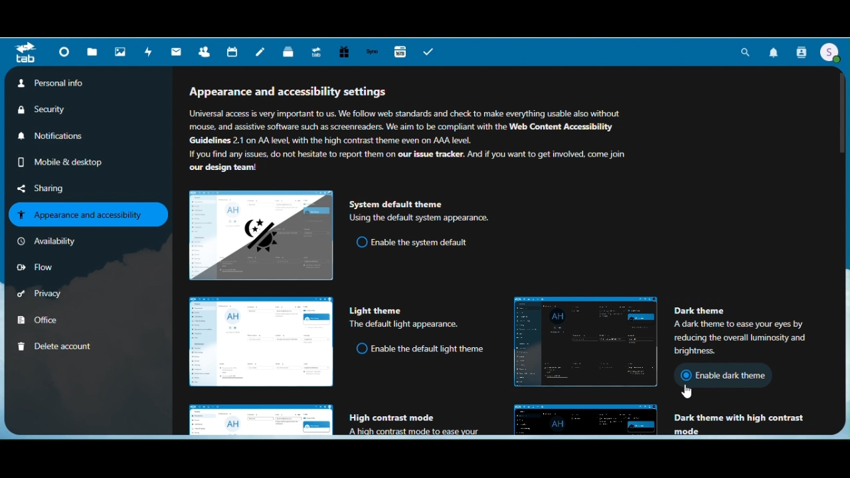 The height and width of the screenshot is (478, 850). Describe the element at coordinates (62, 53) in the screenshot. I see `Dashboard` at that location.